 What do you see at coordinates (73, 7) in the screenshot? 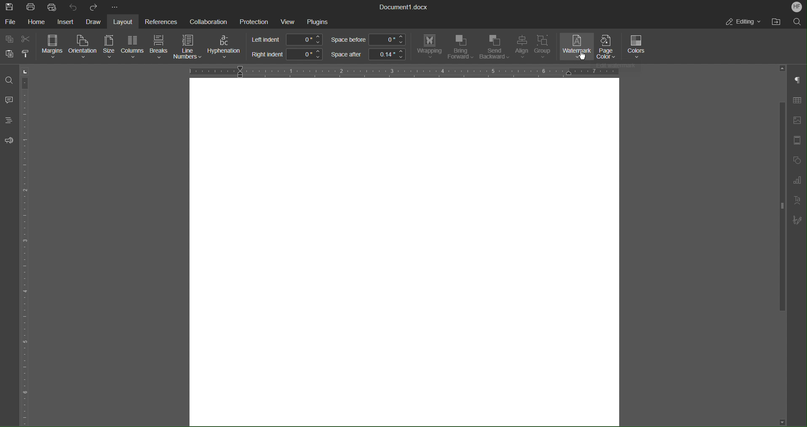
I see `Undo` at bounding box center [73, 7].